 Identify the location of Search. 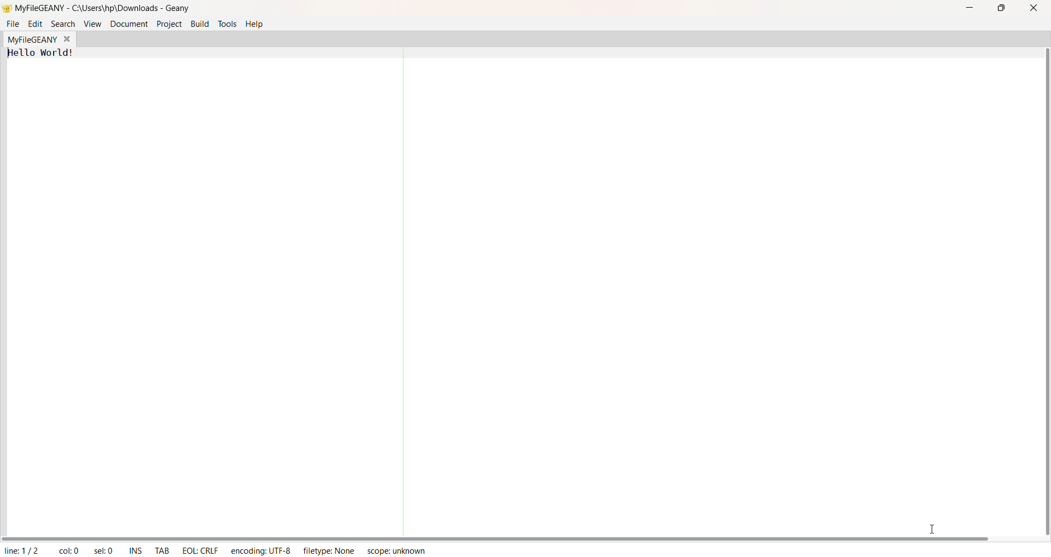
(63, 25).